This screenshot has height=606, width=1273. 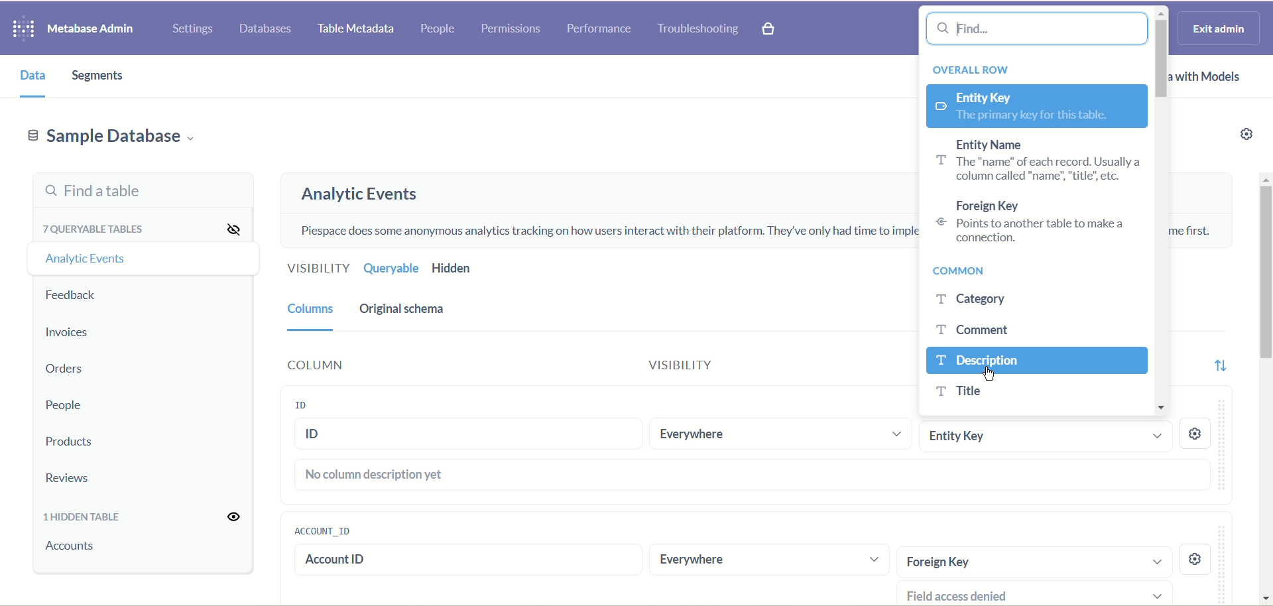 I want to click on overall flow, so click(x=969, y=68).